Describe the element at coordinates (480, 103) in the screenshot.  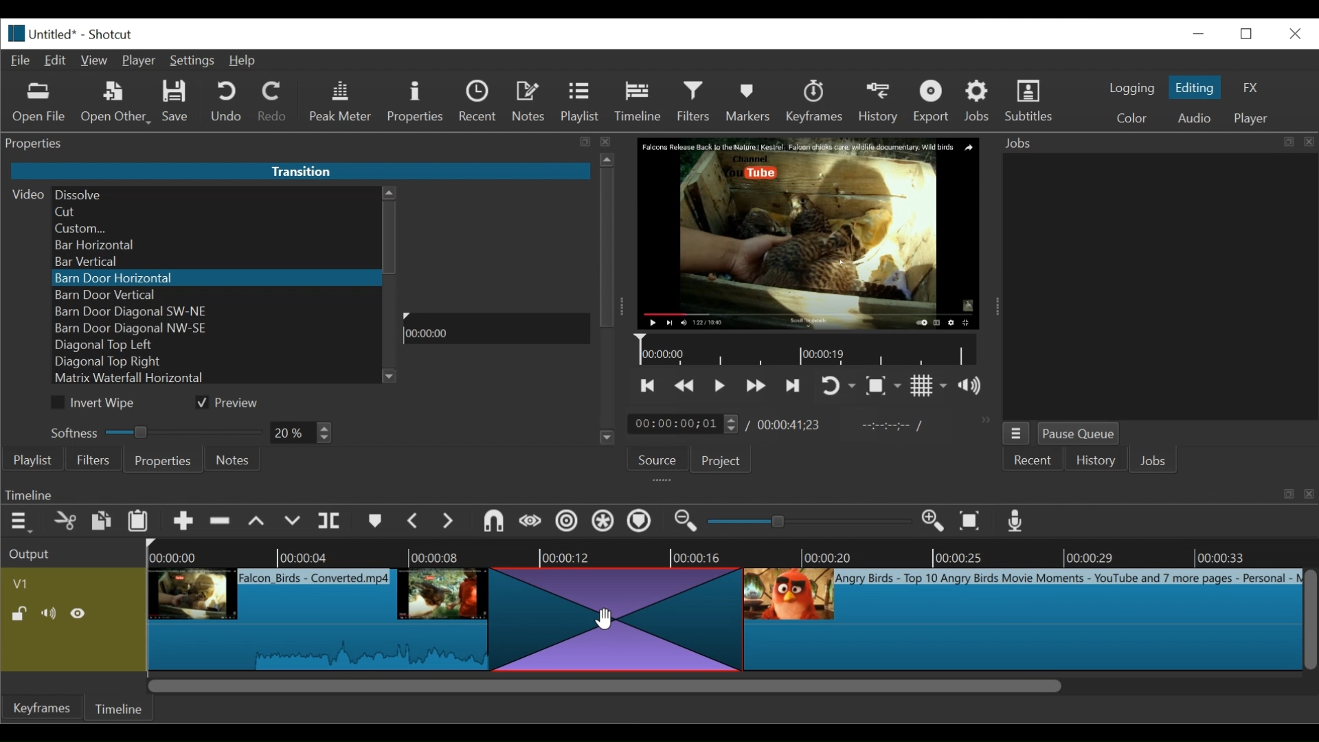
I see `Recent` at that location.